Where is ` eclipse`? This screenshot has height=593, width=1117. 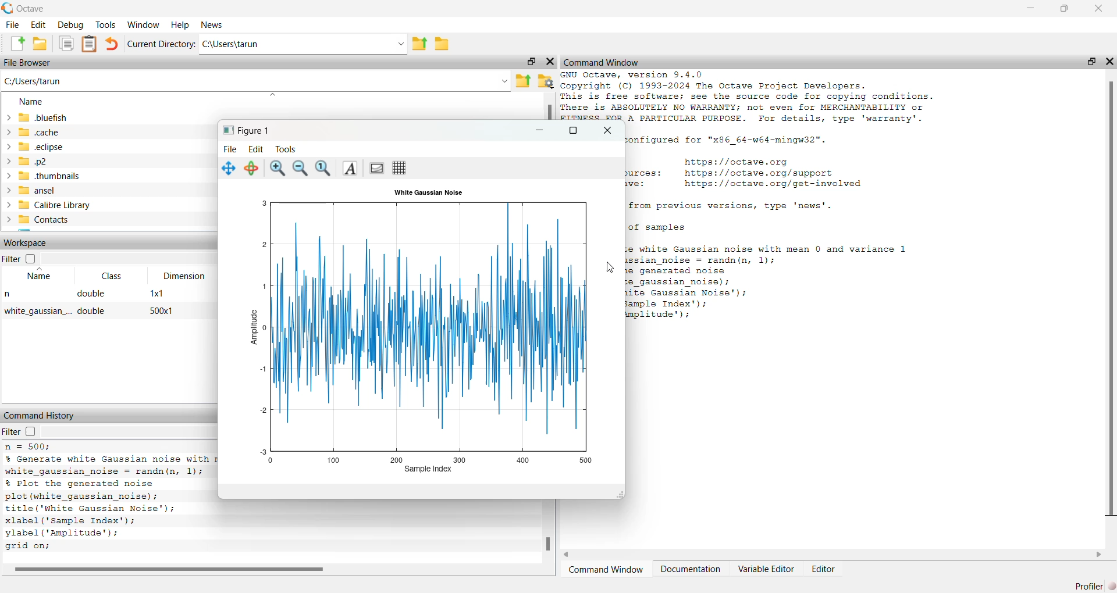
 eclipse is located at coordinates (36, 148).